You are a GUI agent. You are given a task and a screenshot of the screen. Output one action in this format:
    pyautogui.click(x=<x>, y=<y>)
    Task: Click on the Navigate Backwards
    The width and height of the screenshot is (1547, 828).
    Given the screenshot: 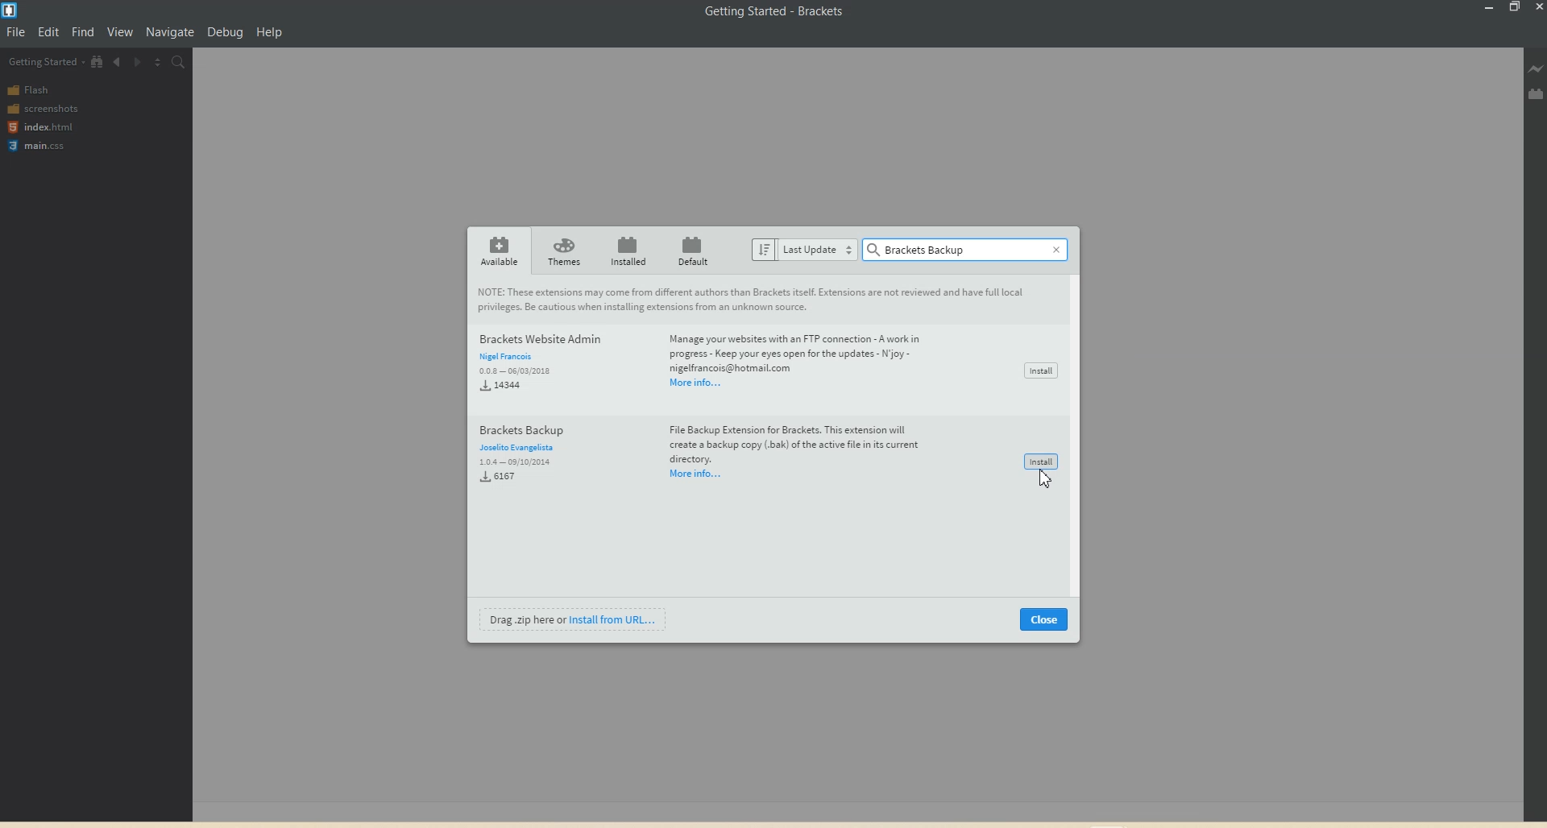 What is the action you would take?
    pyautogui.click(x=118, y=60)
    